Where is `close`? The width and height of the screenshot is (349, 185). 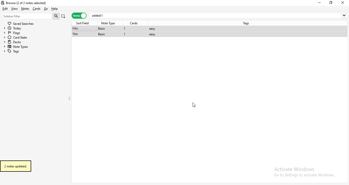
close is located at coordinates (344, 3).